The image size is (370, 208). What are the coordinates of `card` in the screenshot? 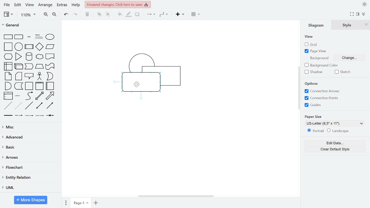 It's located at (19, 76).